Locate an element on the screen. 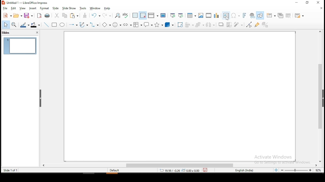  align objects is located at coordinates (189, 24).